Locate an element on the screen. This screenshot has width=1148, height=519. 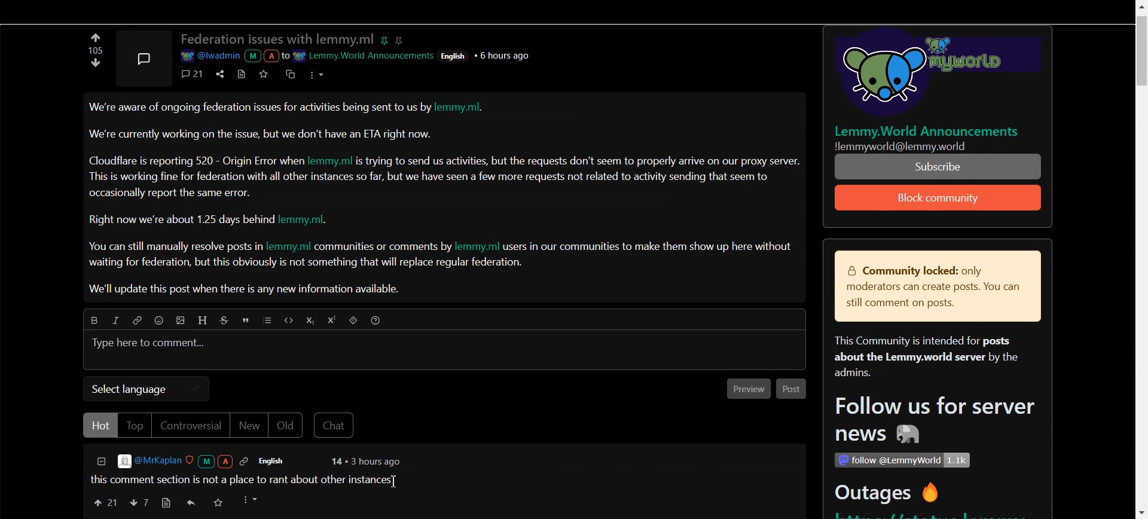
| Lemmy.World Announcements is located at coordinates (932, 131).